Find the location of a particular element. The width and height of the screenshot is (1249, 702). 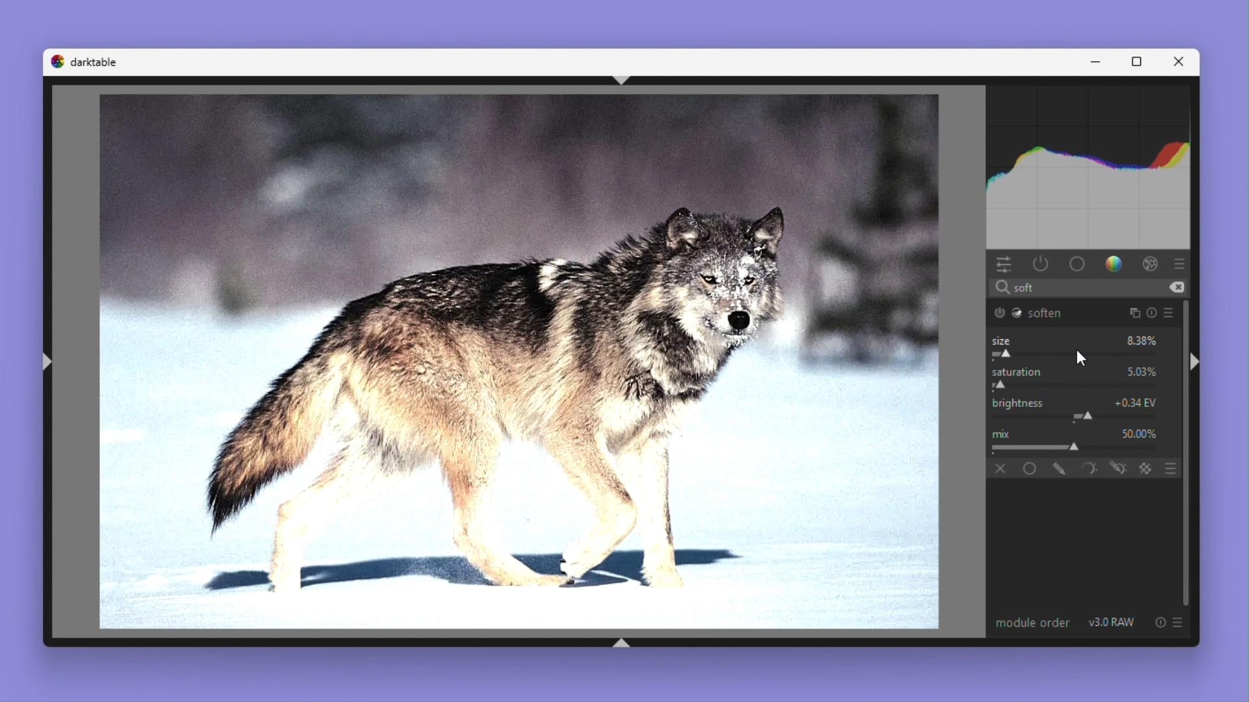

Dark table logo is located at coordinates (94, 61).